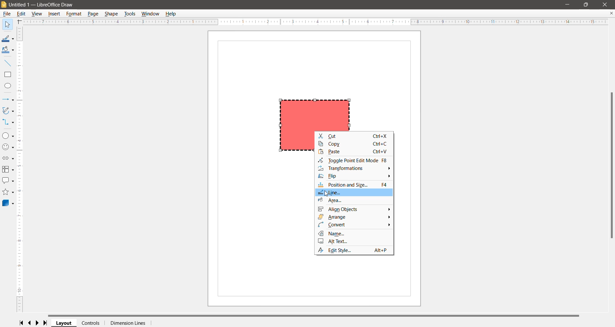 This screenshot has height=327, width=615. I want to click on Flowchart, so click(8, 170).